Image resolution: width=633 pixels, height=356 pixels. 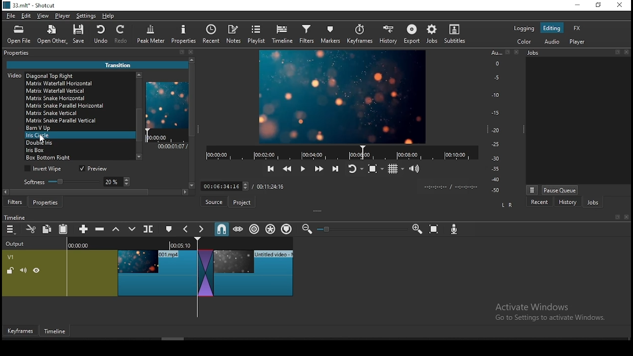 What do you see at coordinates (432, 34) in the screenshot?
I see `jobs` at bounding box center [432, 34].